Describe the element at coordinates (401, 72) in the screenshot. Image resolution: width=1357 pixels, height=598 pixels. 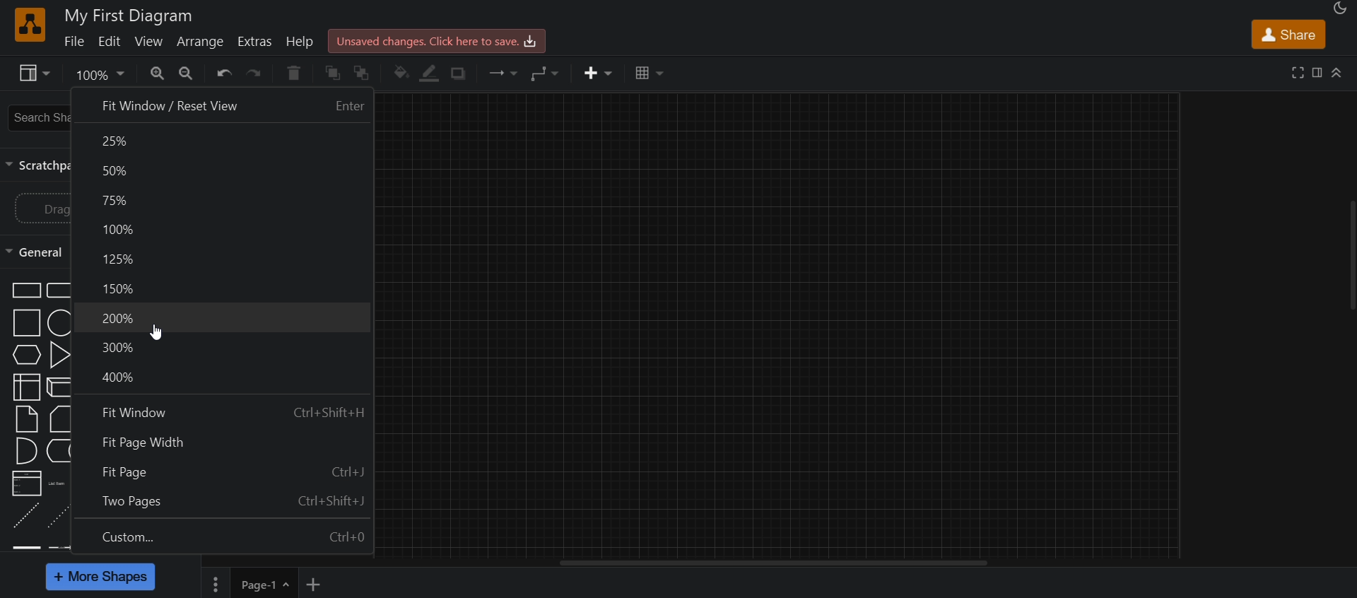
I see `fill color` at that location.